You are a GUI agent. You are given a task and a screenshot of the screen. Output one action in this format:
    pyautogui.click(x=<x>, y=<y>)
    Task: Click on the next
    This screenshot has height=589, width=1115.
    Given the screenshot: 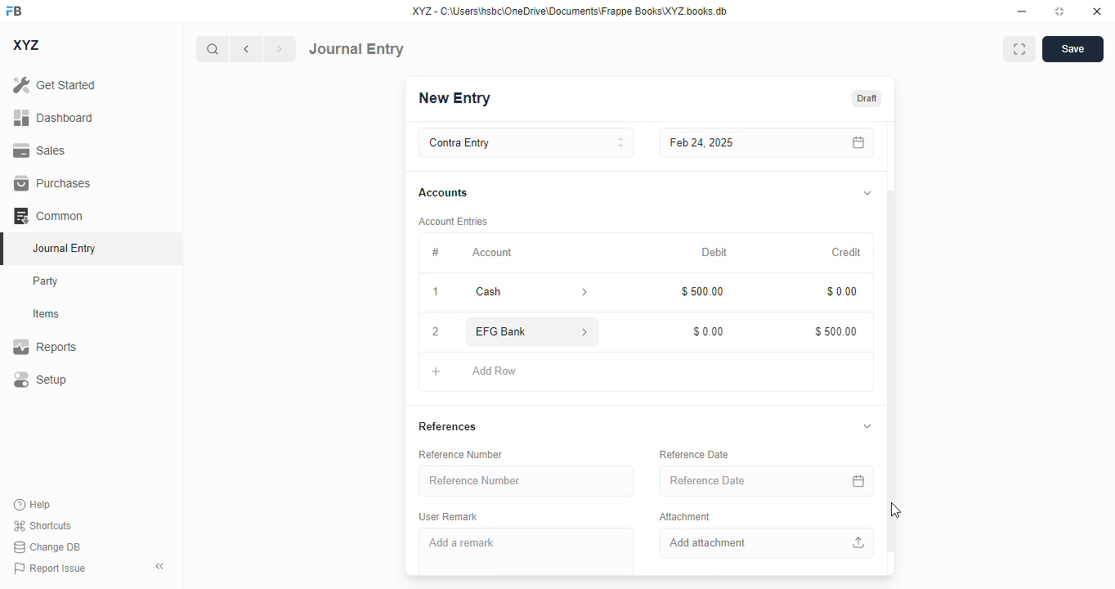 What is the action you would take?
    pyautogui.click(x=280, y=49)
    